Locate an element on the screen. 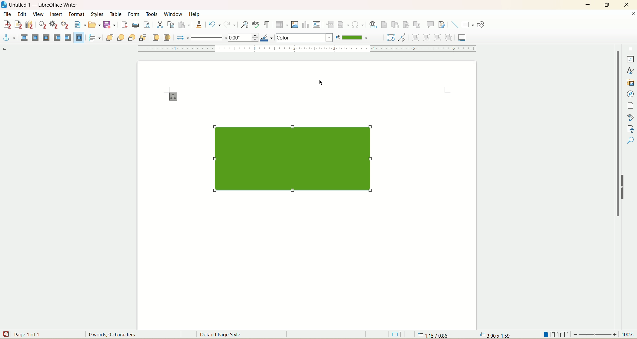 This screenshot has height=339, width=637. words and character is located at coordinates (111, 335).